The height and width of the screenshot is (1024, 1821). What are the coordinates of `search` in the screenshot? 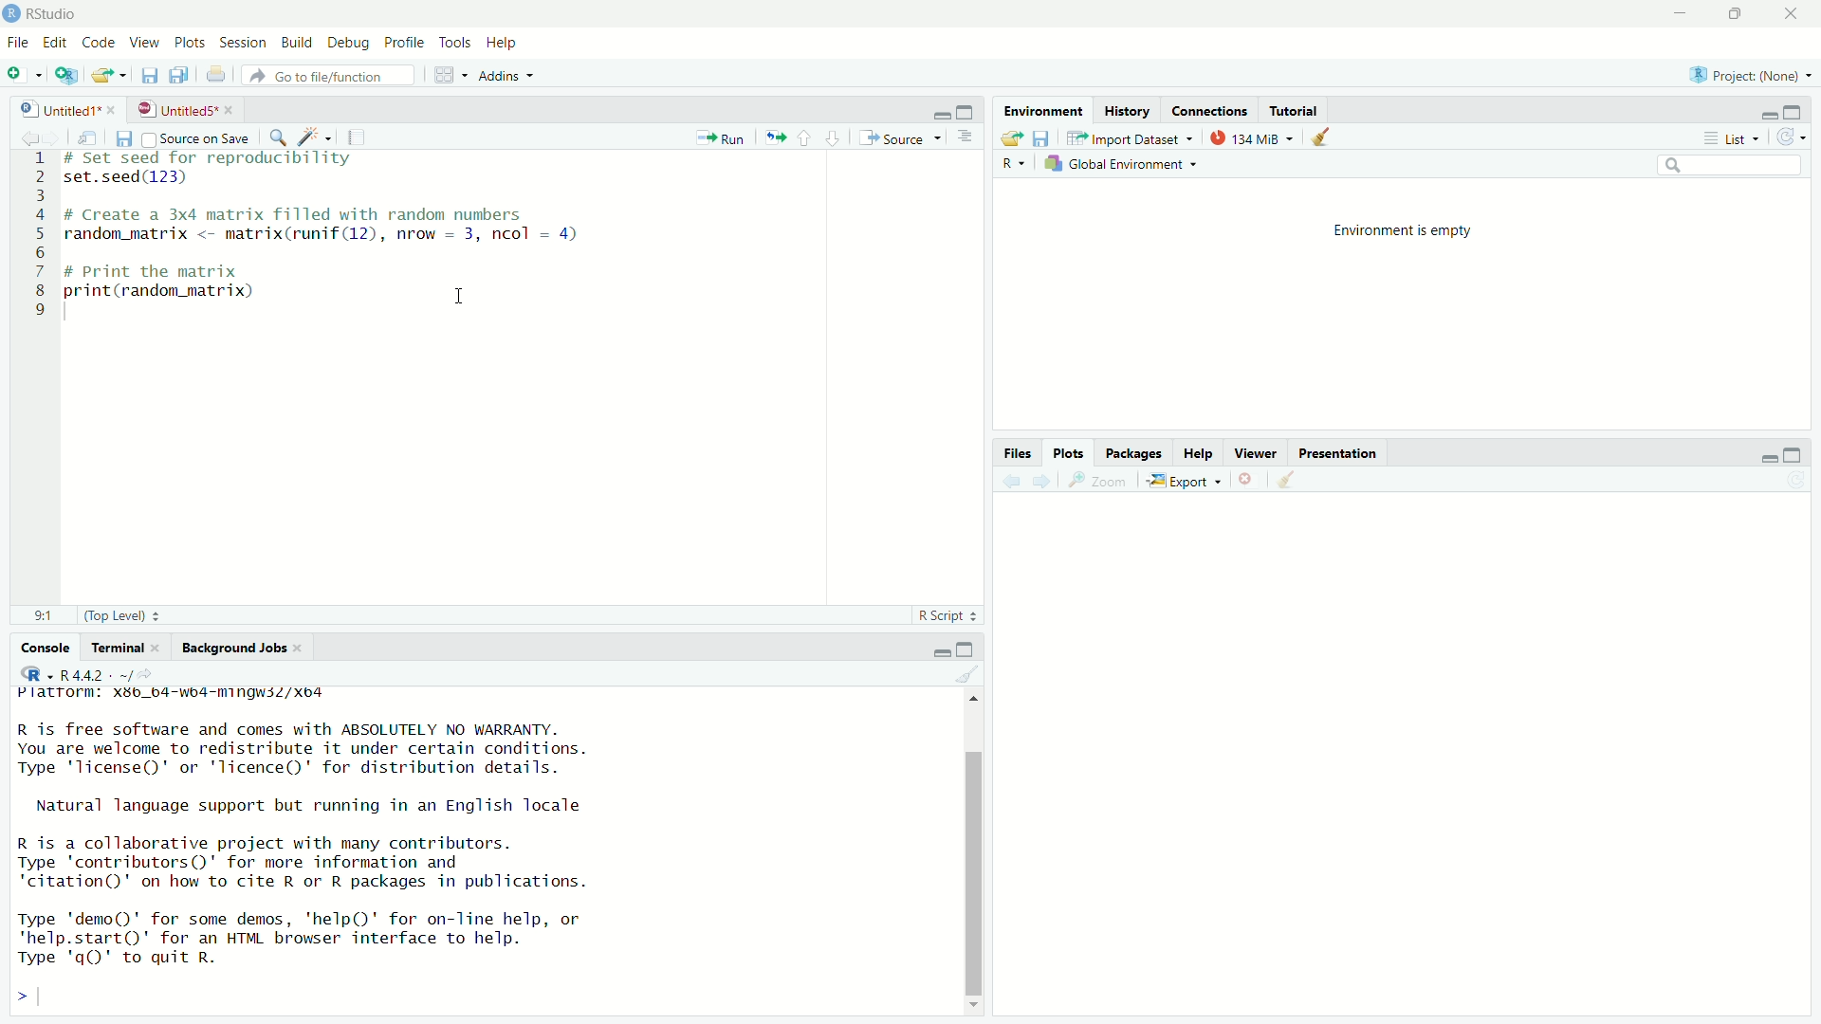 It's located at (1725, 170).